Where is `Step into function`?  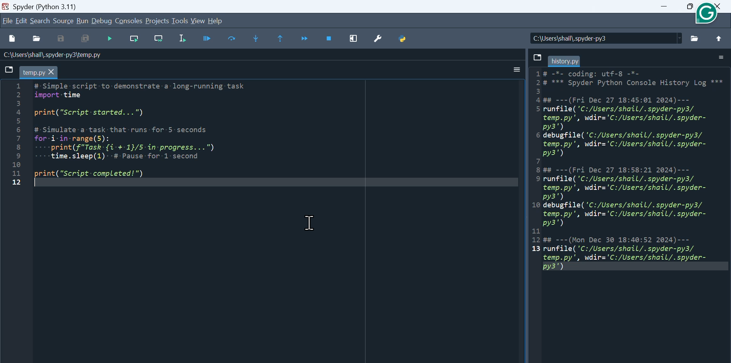 Step into function is located at coordinates (257, 37).